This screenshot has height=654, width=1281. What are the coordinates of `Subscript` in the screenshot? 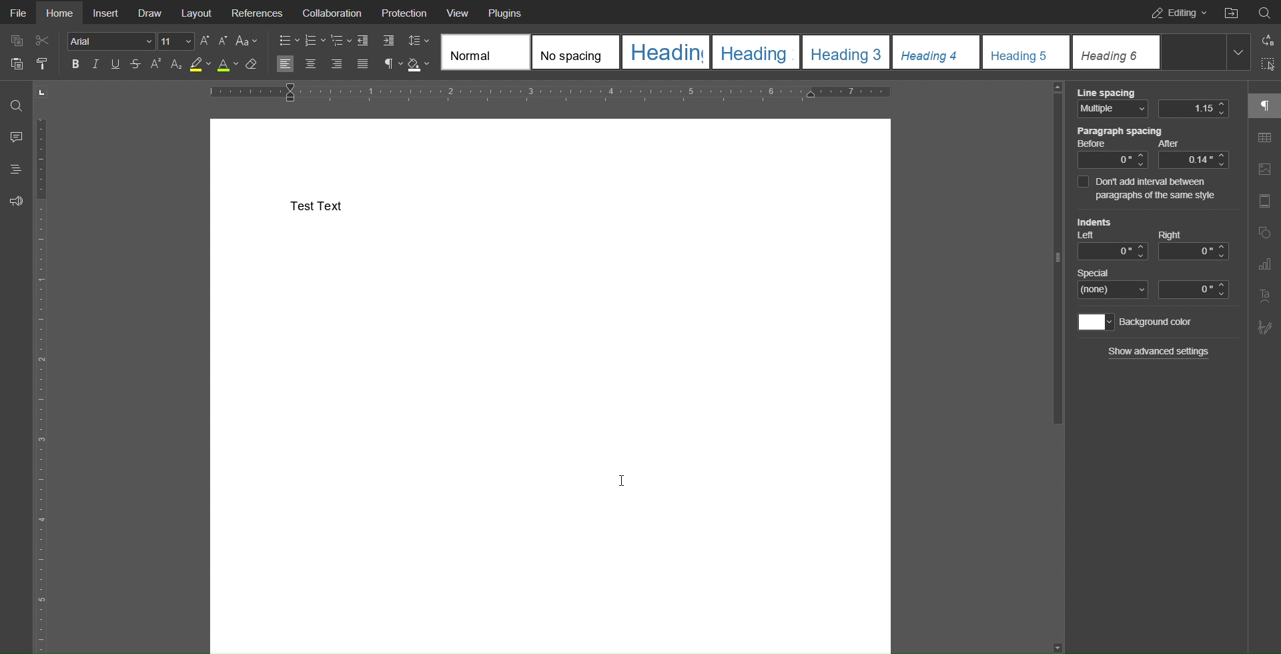 It's located at (176, 65).